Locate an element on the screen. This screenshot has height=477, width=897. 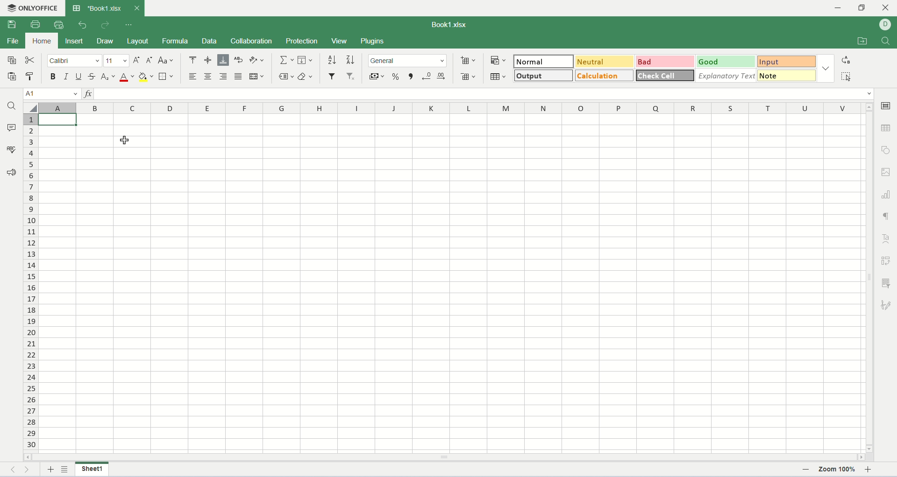
subscript/superscript is located at coordinates (107, 77).